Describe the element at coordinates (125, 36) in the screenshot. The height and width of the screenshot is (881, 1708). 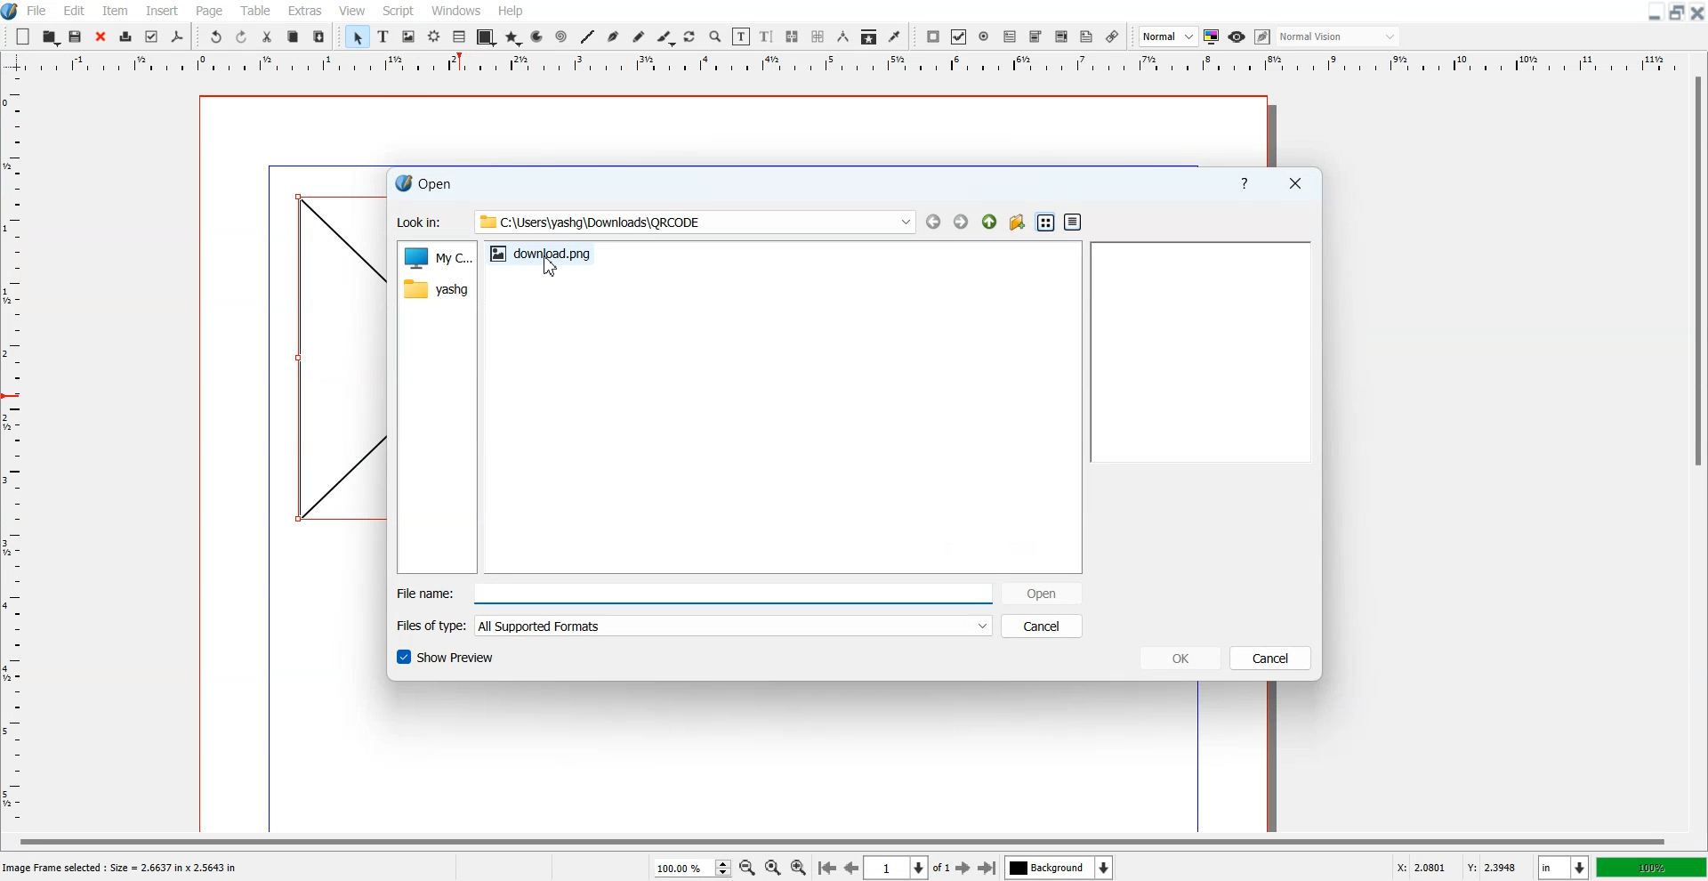
I see `Print` at that location.